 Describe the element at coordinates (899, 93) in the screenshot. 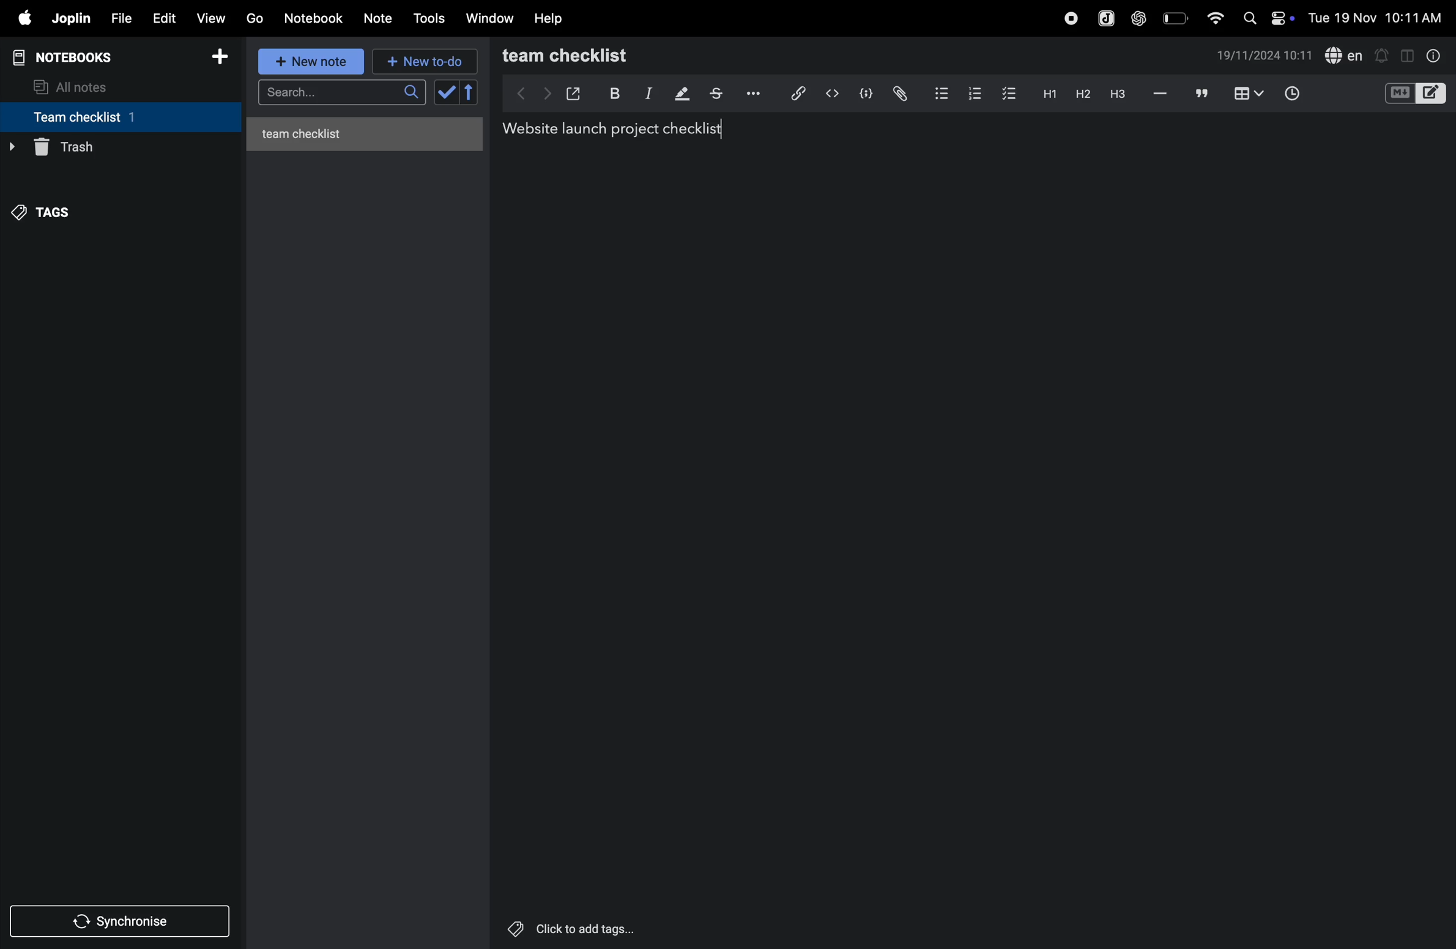

I see `attach file` at that location.